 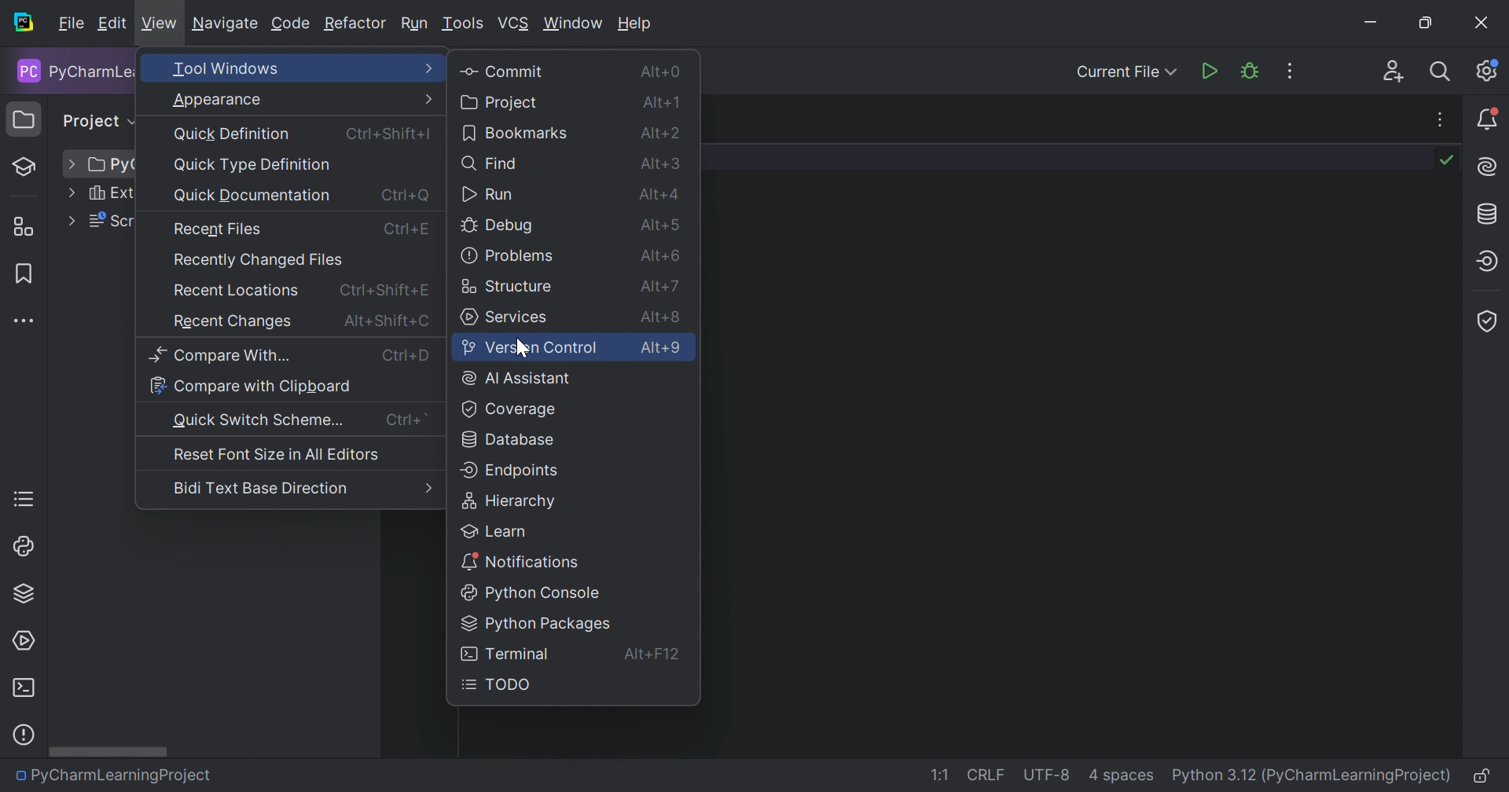 I want to click on Debug, so click(x=500, y=227).